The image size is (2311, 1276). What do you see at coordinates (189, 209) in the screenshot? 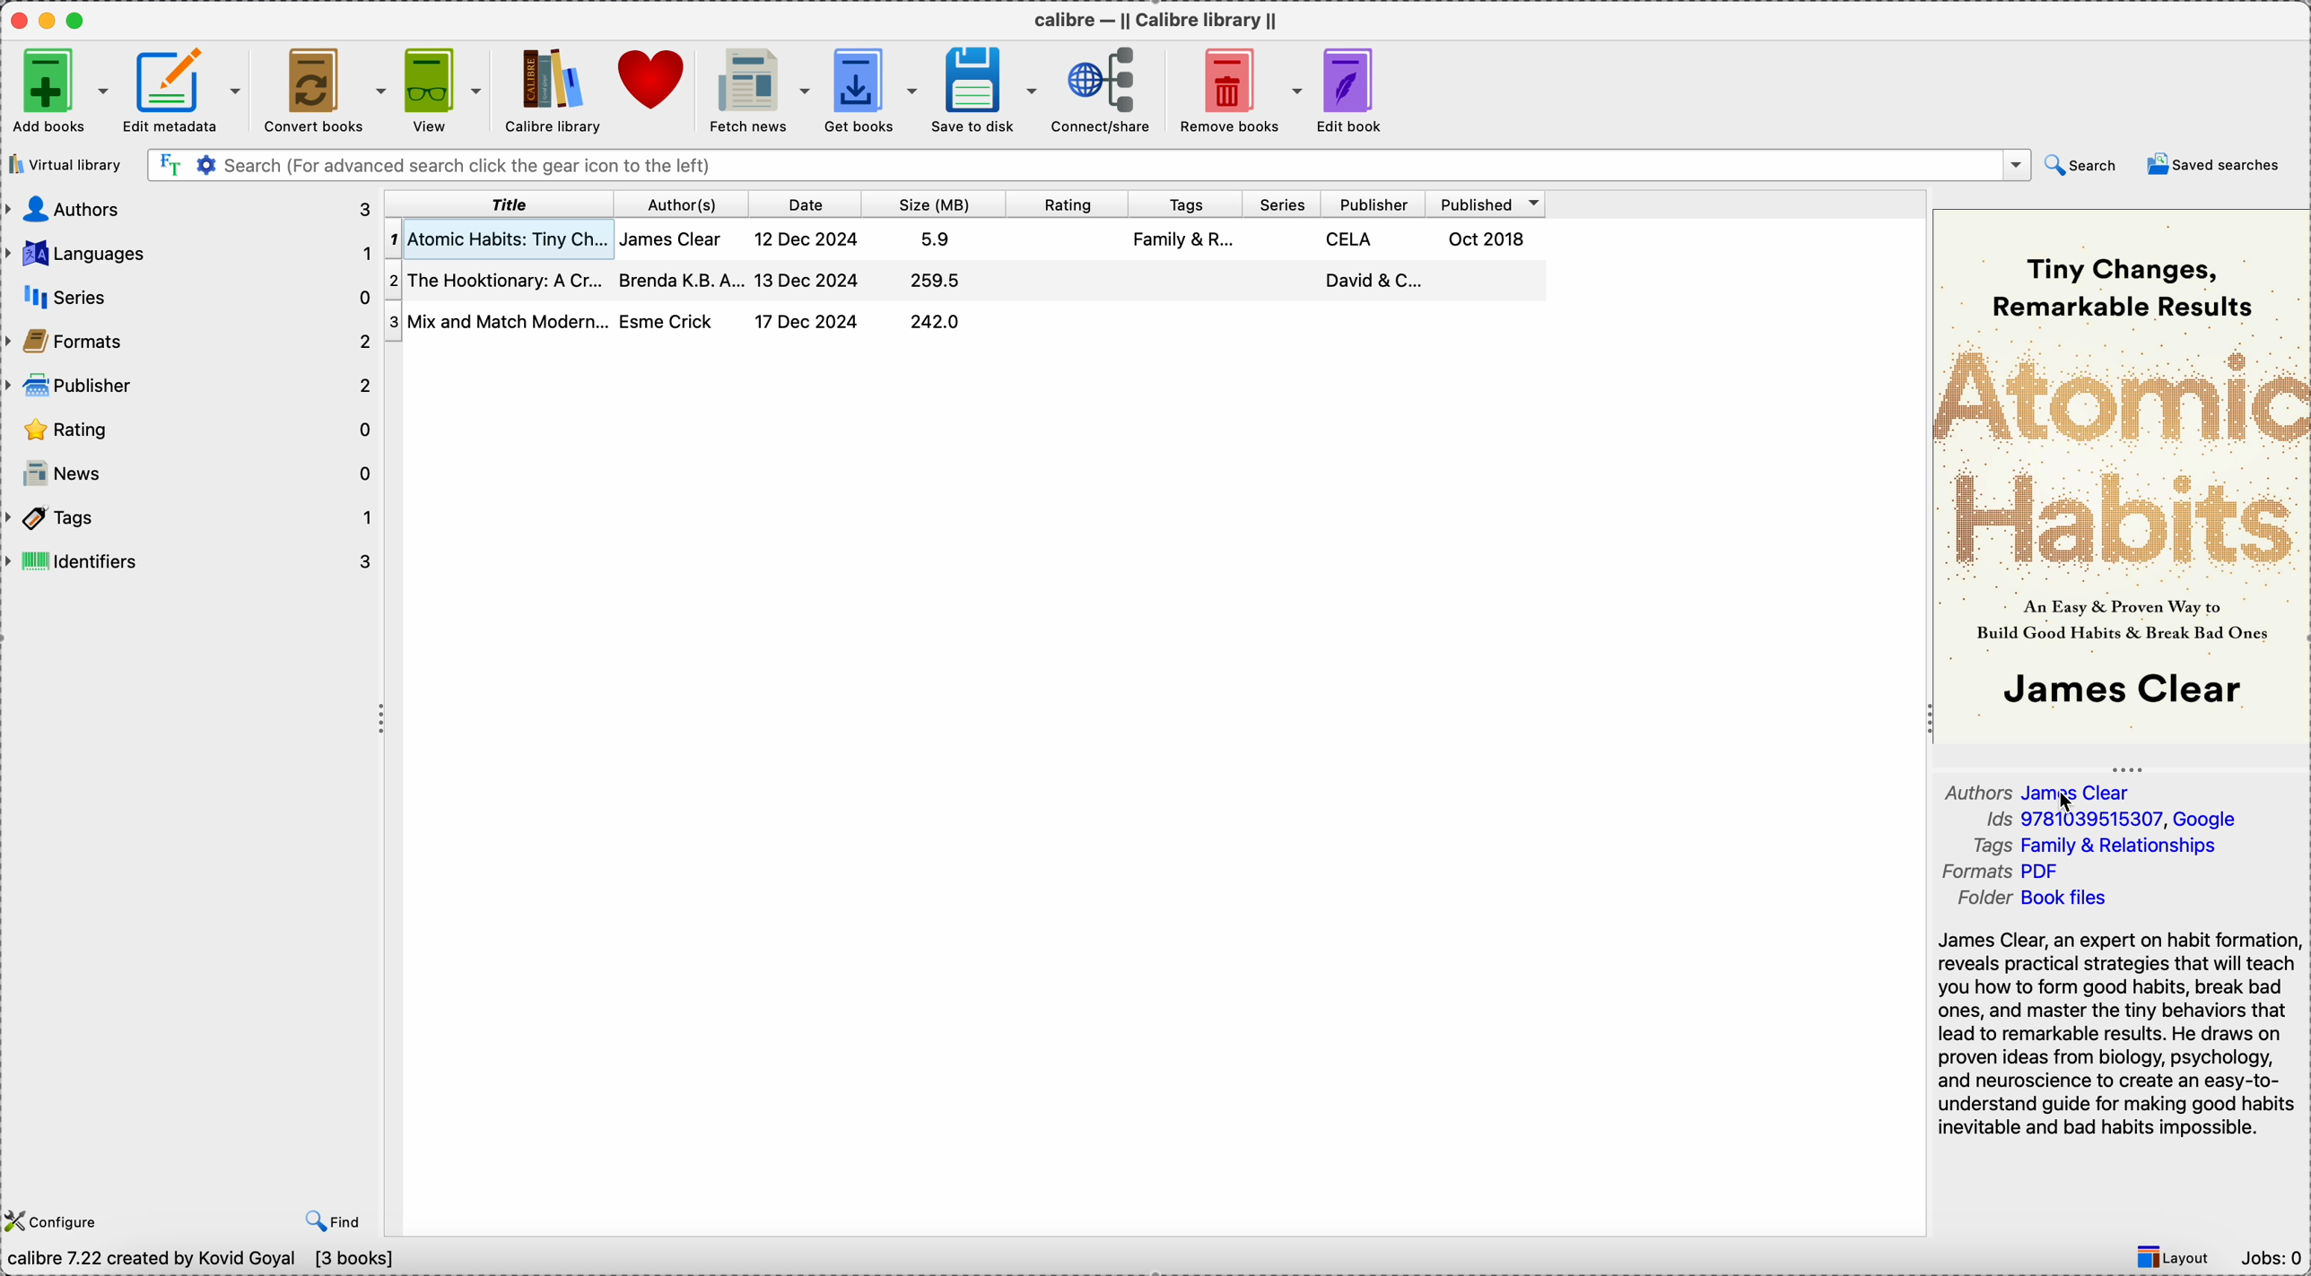
I see `authors` at bounding box center [189, 209].